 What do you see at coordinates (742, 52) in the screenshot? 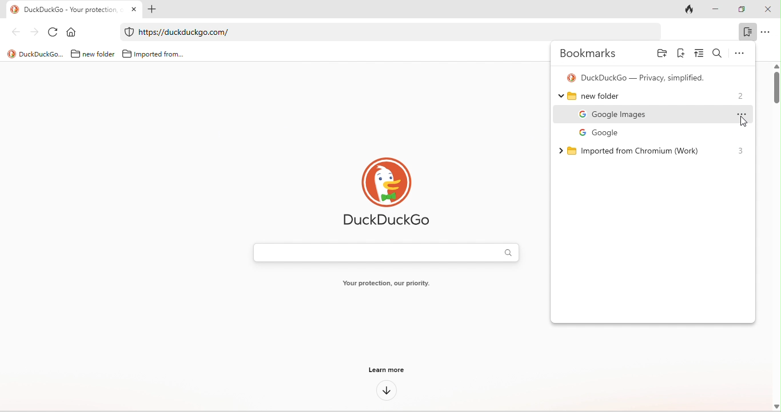
I see `options` at bounding box center [742, 52].